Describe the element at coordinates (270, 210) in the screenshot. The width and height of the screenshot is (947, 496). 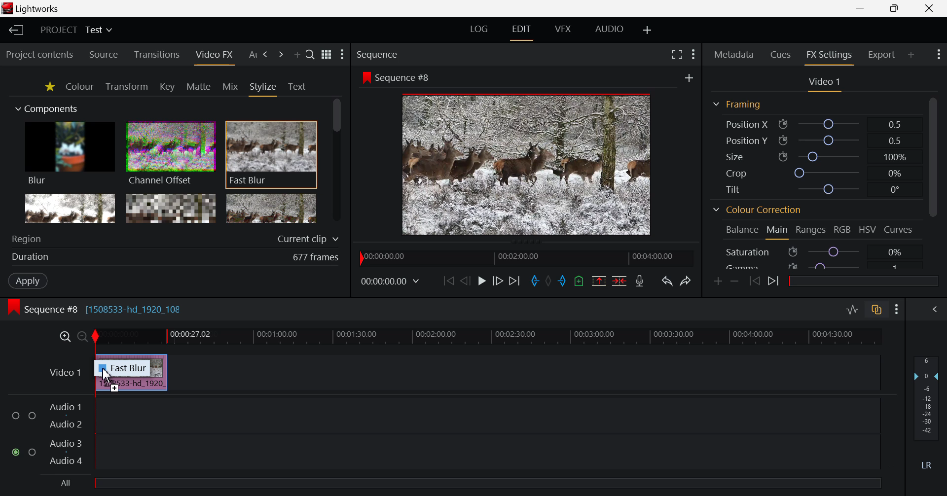
I see `Posterize` at that location.